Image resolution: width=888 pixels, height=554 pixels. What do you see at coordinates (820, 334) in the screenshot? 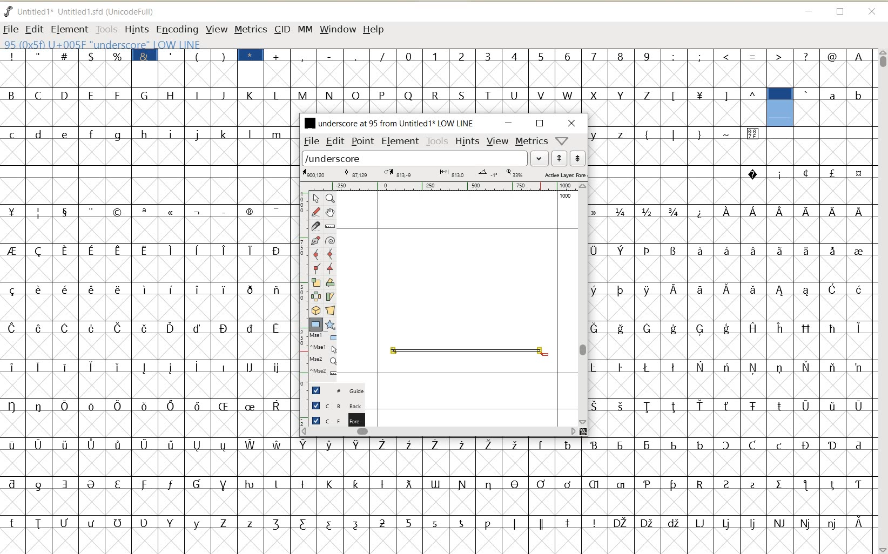
I see `GLYPHY CHARACTERS` at bounding box center [820, 334].